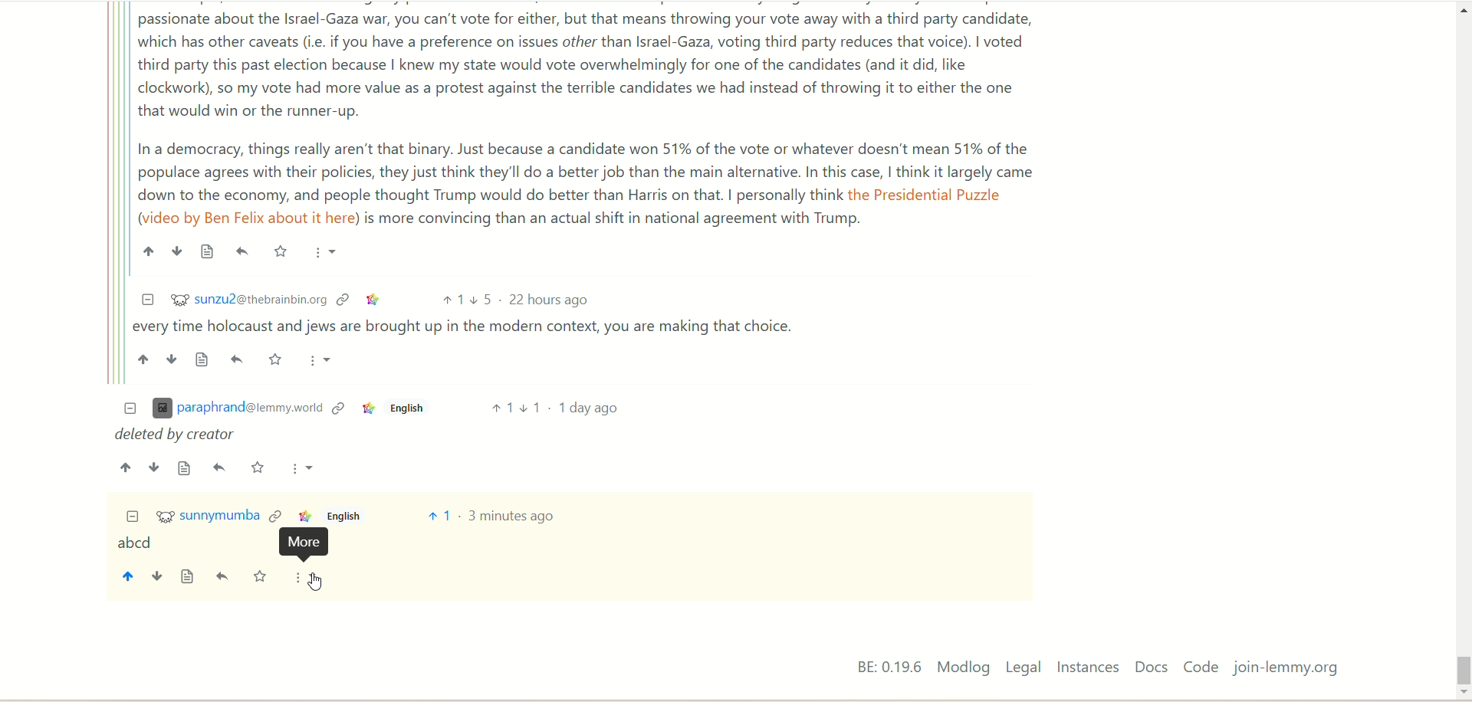  What do you see at coordinates (130, 409) in the screenshot?
I see `Collapse` at bounding box center [130, 409].